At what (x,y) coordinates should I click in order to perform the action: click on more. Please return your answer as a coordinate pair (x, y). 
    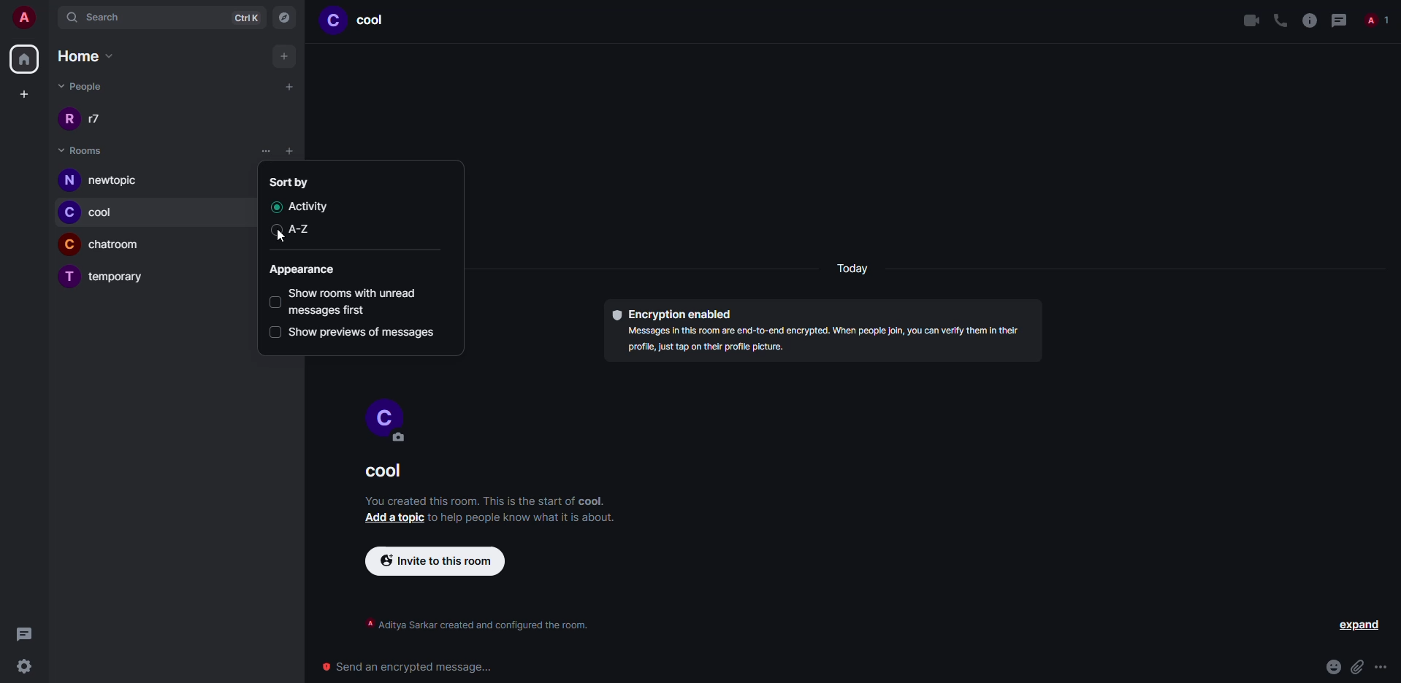
    Looking at the image, I should click on (1381, 667).